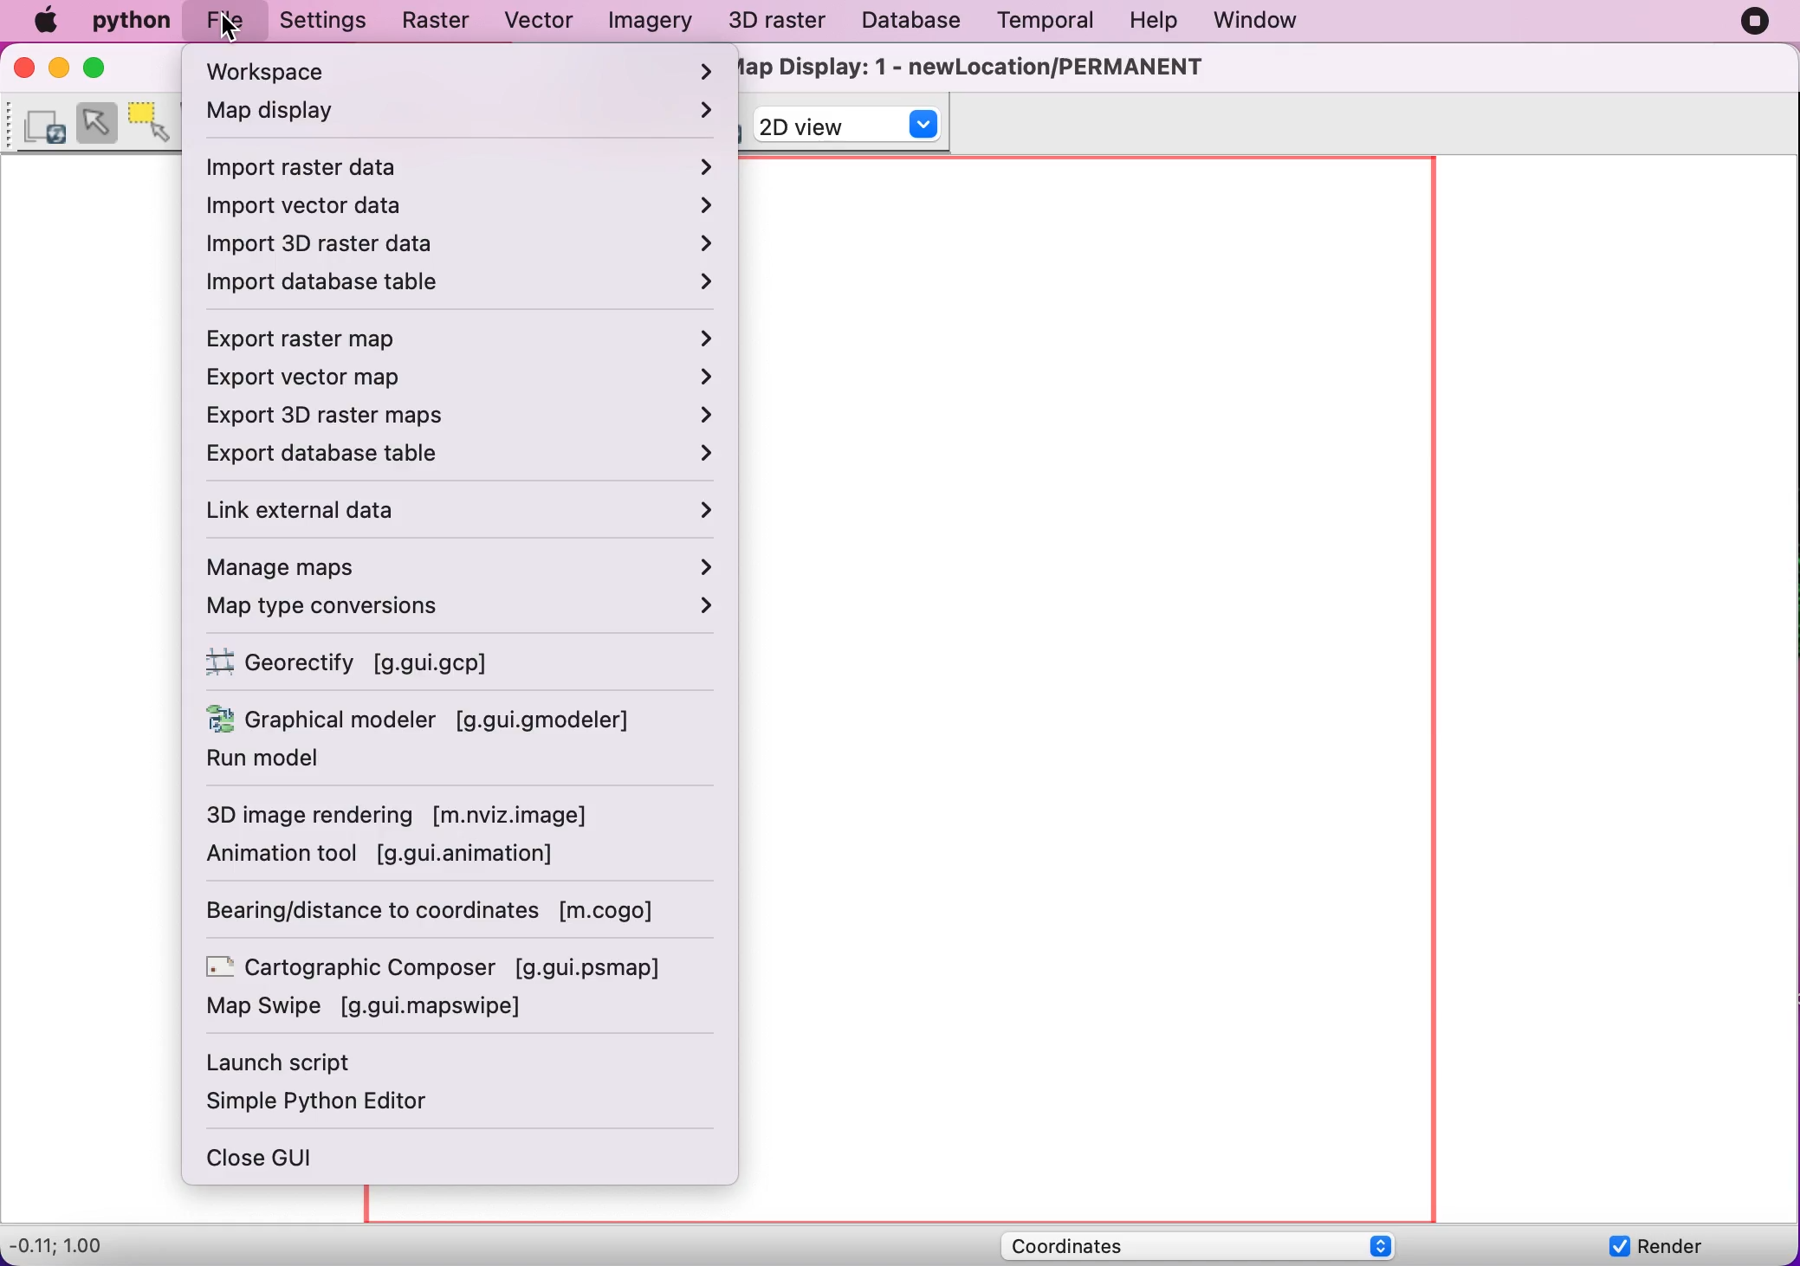  I want to click on imagery, so click(654, 23).